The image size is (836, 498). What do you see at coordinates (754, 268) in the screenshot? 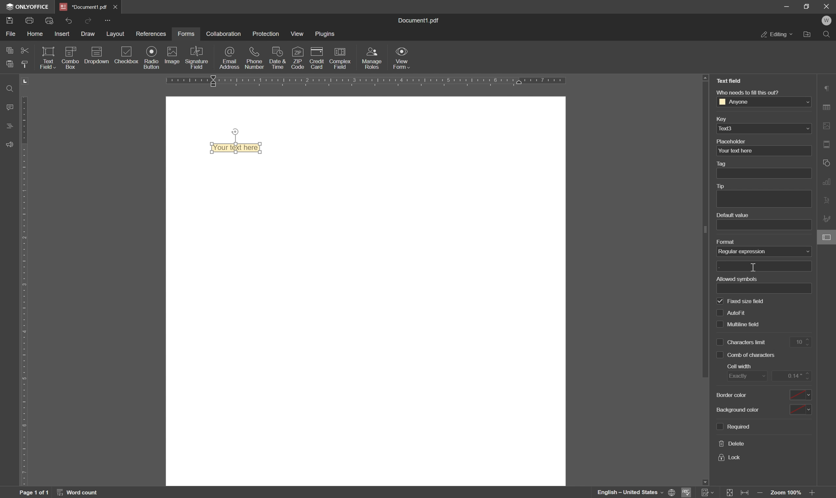
I see `cursor` at bounding box center [754, 268].